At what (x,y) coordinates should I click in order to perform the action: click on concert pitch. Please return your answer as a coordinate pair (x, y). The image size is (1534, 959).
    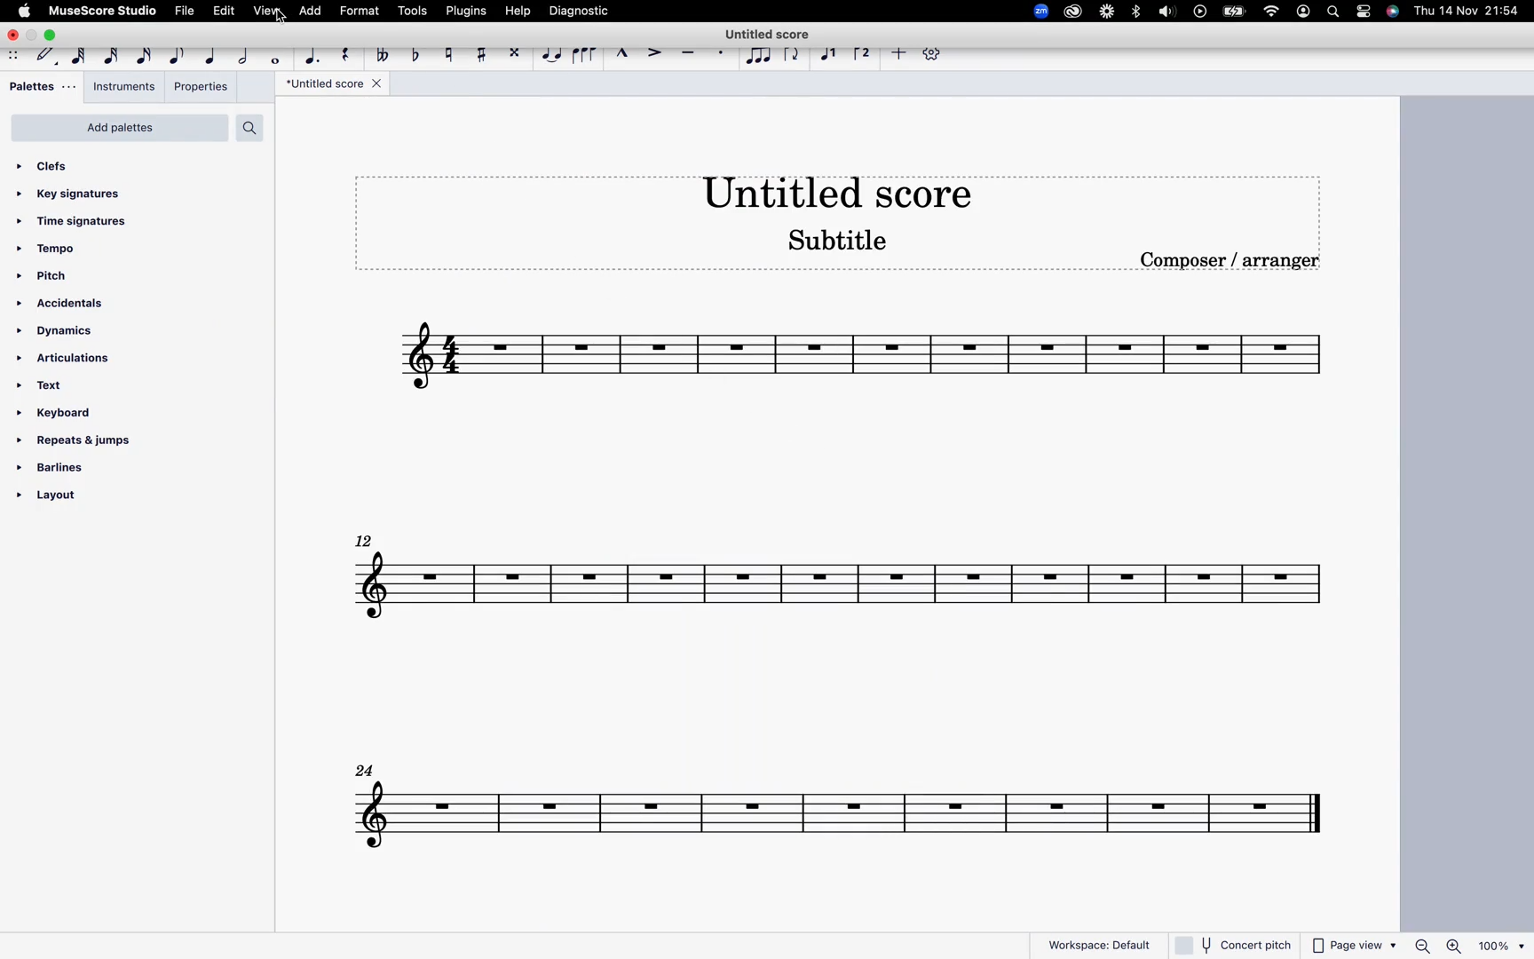
    Looking at the image, I should click on (1234, 944).